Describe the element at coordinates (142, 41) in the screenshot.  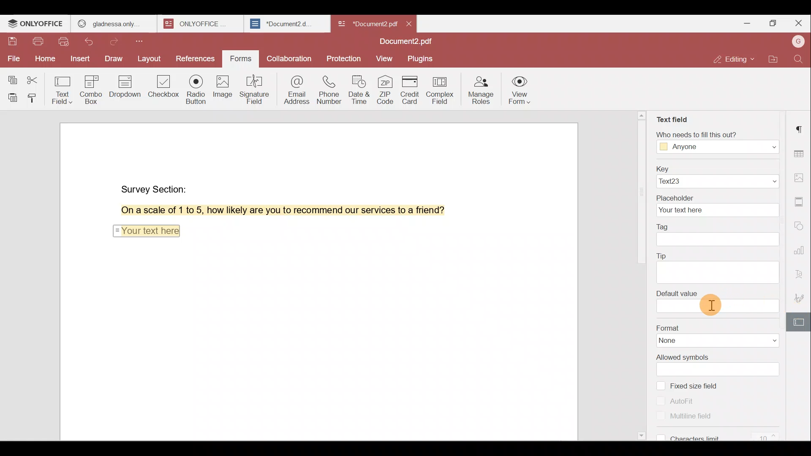
I see `Customize quick access toolbar` at that location.